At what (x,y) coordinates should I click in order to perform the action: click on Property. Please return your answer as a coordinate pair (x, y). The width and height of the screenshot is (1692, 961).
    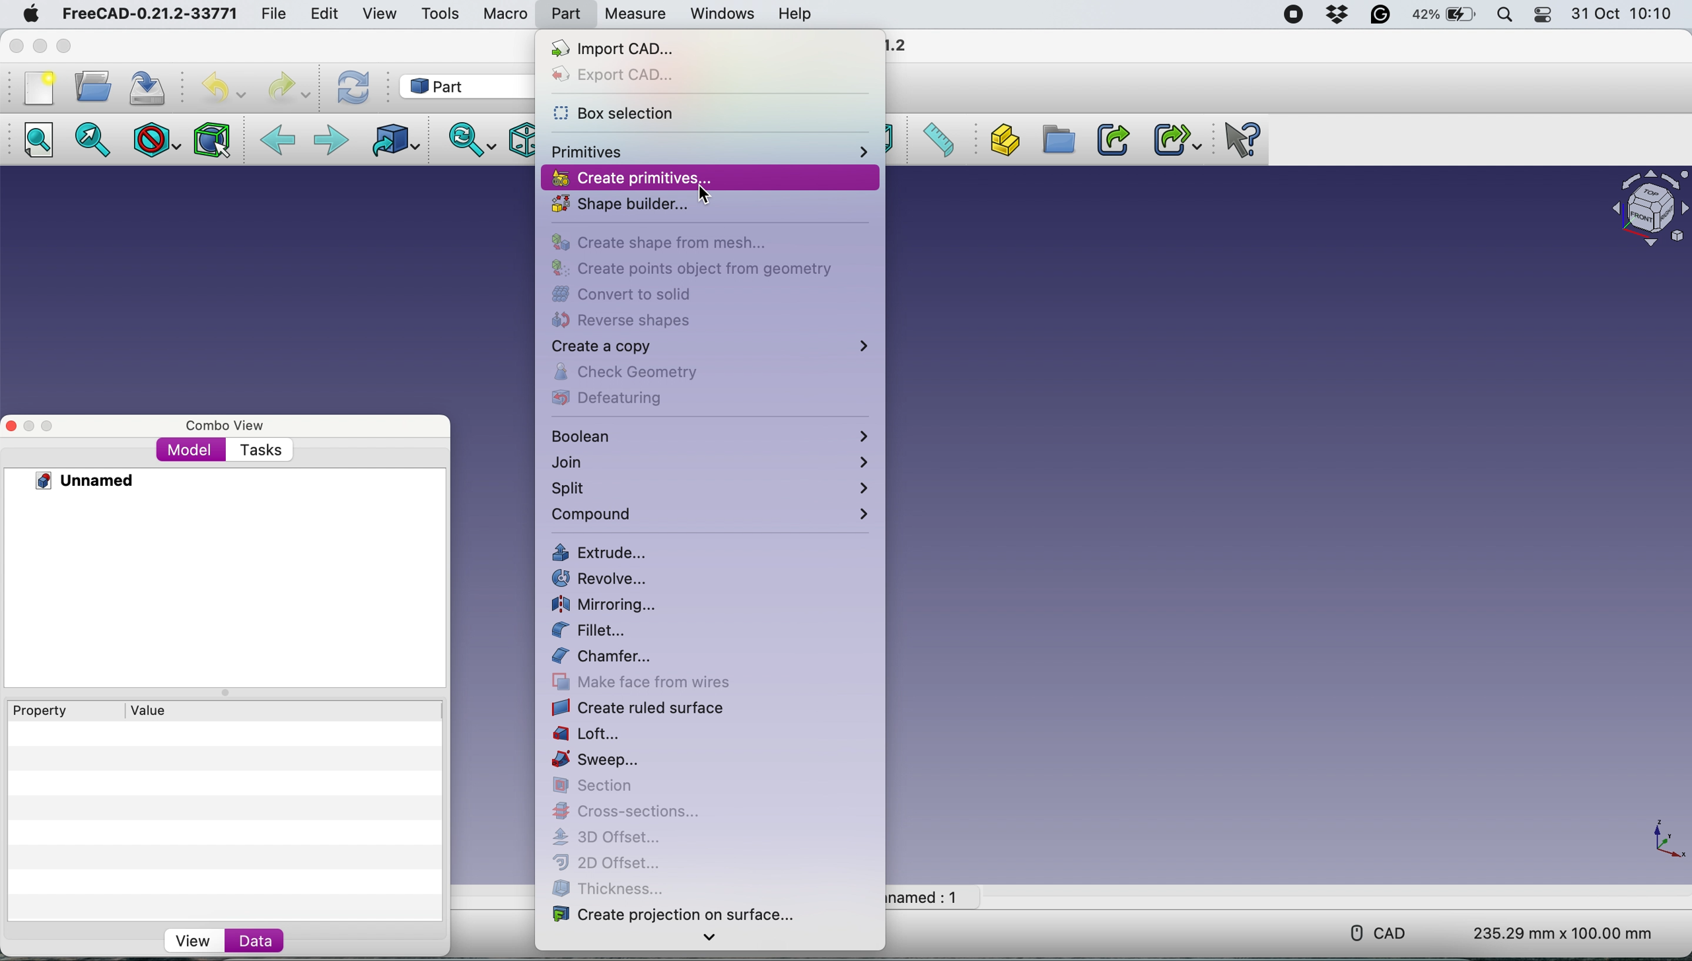
    Looking at the image, I should click on (40, 710).